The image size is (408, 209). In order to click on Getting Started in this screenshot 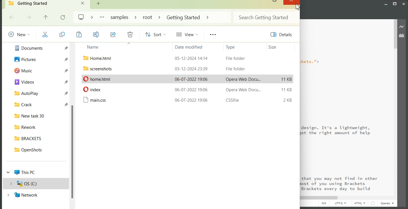, I will do `click(183, 18)`.